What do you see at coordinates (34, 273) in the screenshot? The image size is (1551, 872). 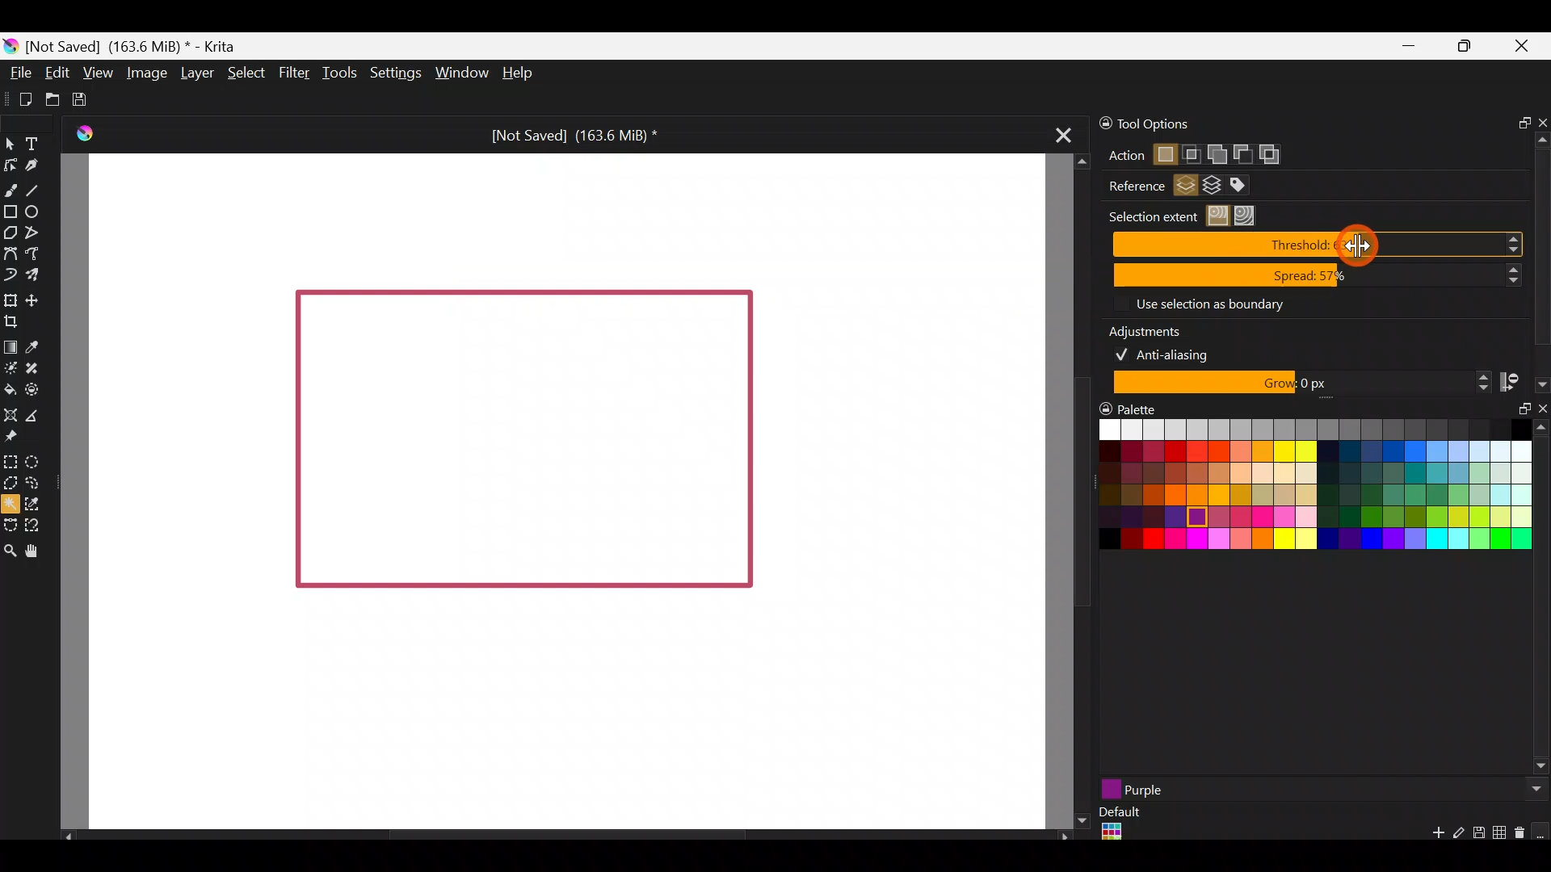 I see `Multibrush tool` at bounding box center [34, 273].